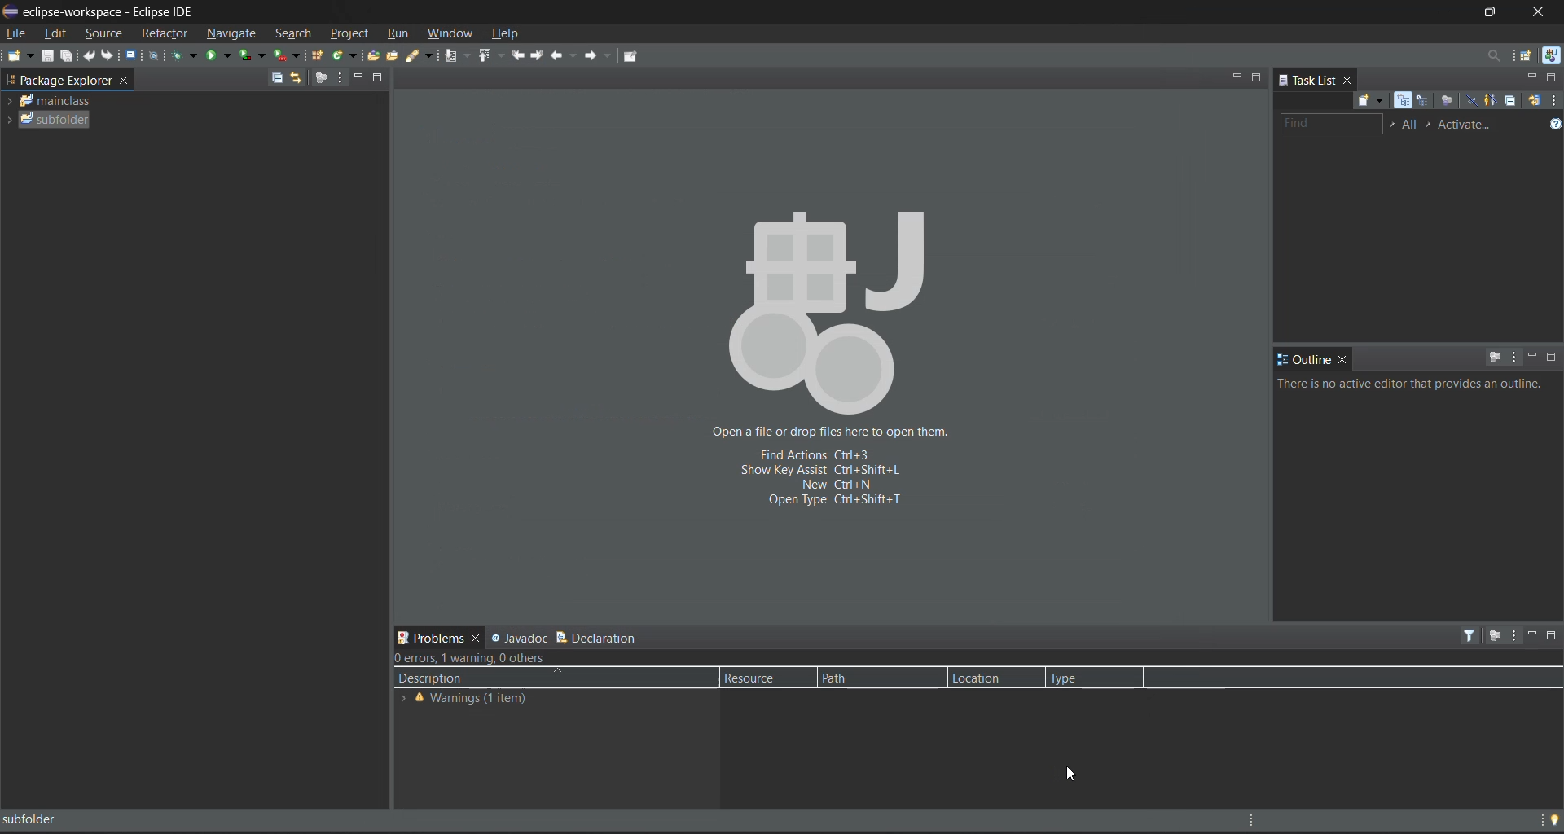 The width and height of the screenshot is (1564, 834). I want to click on focus on active tasks , so click(321, 78).